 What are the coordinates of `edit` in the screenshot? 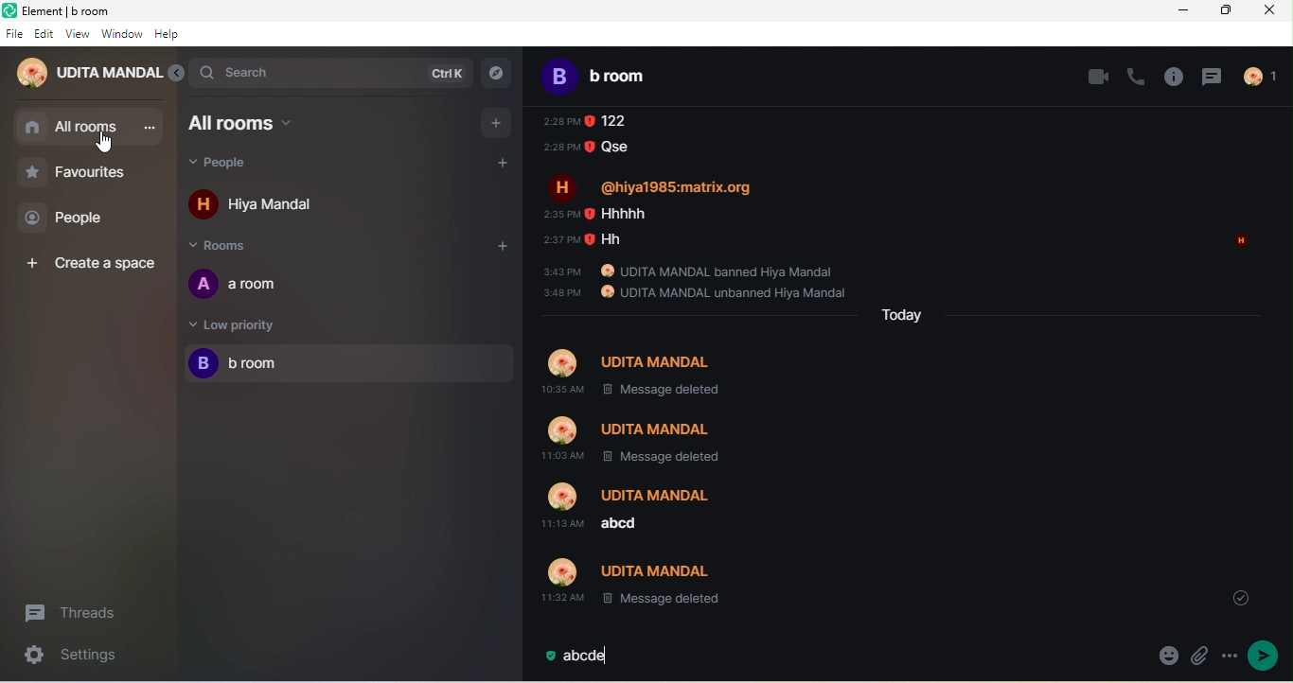 It's located at (45, 34).